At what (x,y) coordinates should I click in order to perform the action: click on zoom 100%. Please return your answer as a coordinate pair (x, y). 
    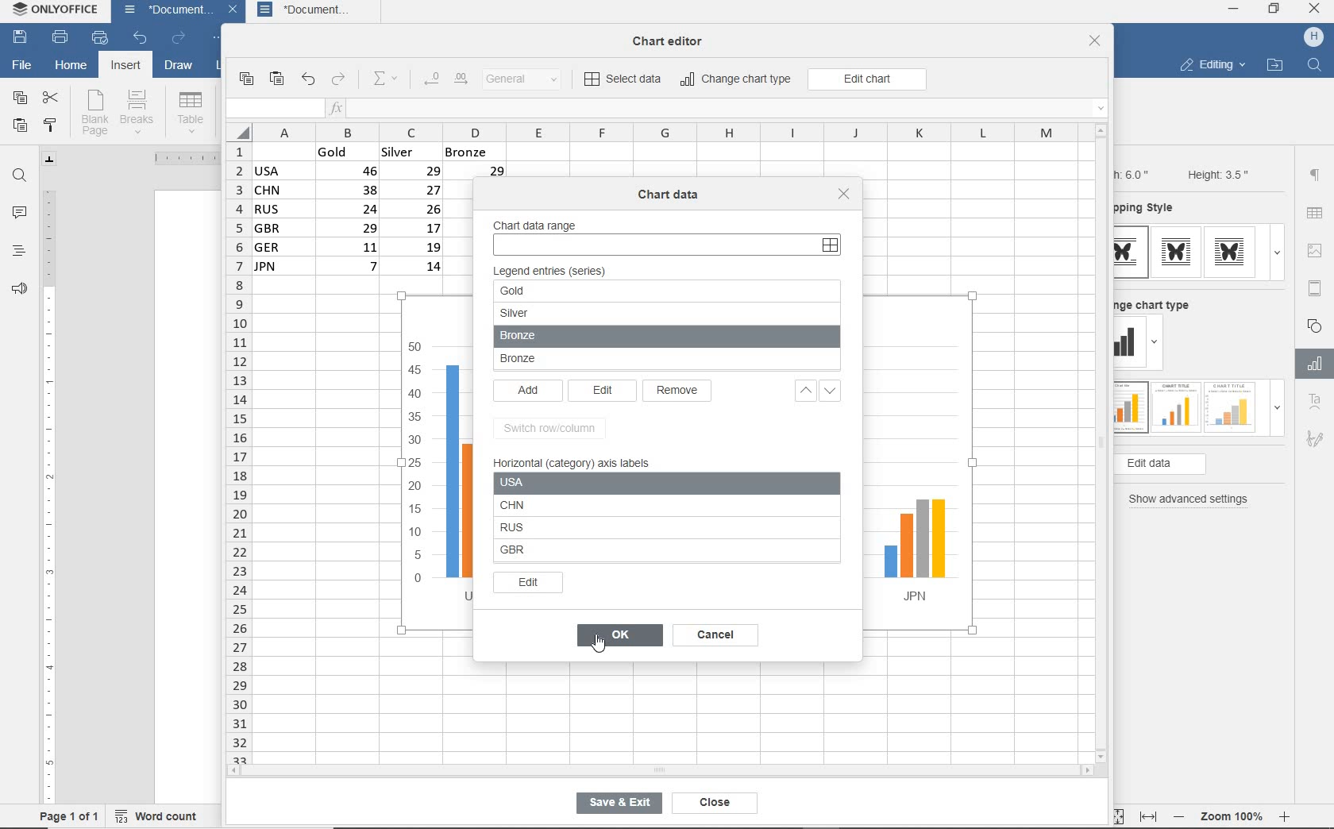
    Looking at the image, I should click on (1235, 814).